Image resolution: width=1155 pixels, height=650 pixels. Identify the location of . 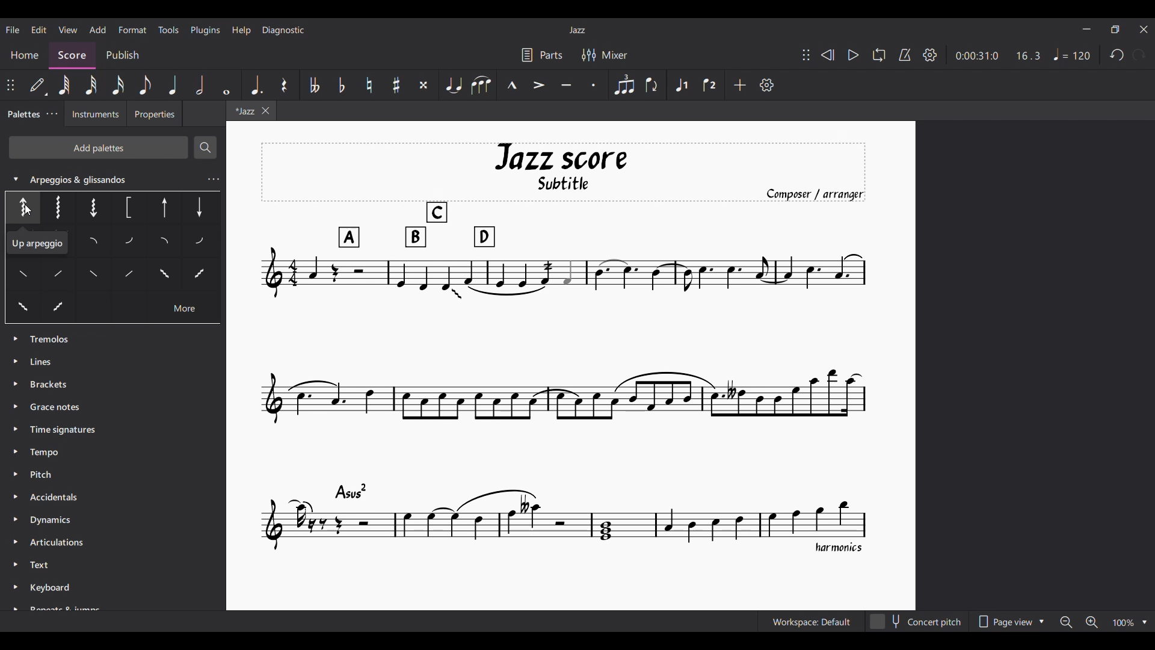
(187, 308).